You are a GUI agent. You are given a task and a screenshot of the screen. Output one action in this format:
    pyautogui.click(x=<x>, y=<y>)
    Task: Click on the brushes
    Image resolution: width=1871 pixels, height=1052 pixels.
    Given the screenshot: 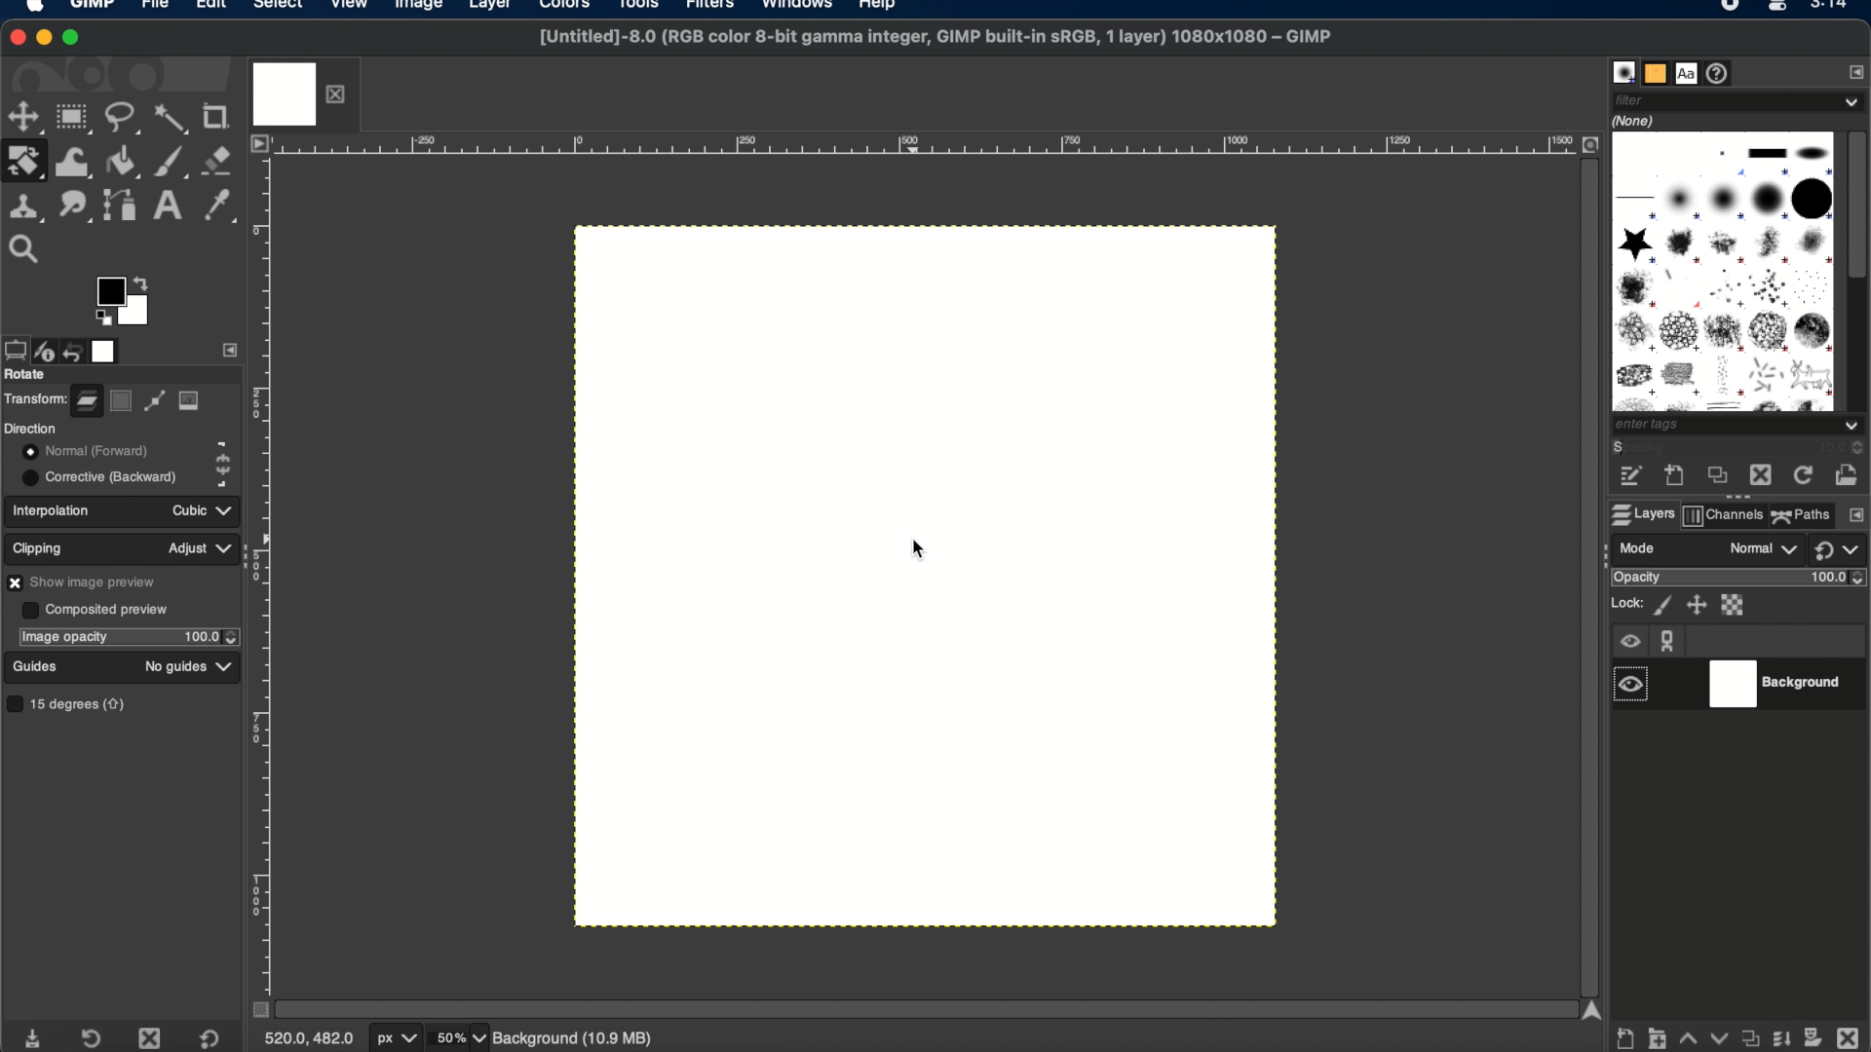 What is the action you would take?
    pyautogui.click(x=1623, y=72)
    